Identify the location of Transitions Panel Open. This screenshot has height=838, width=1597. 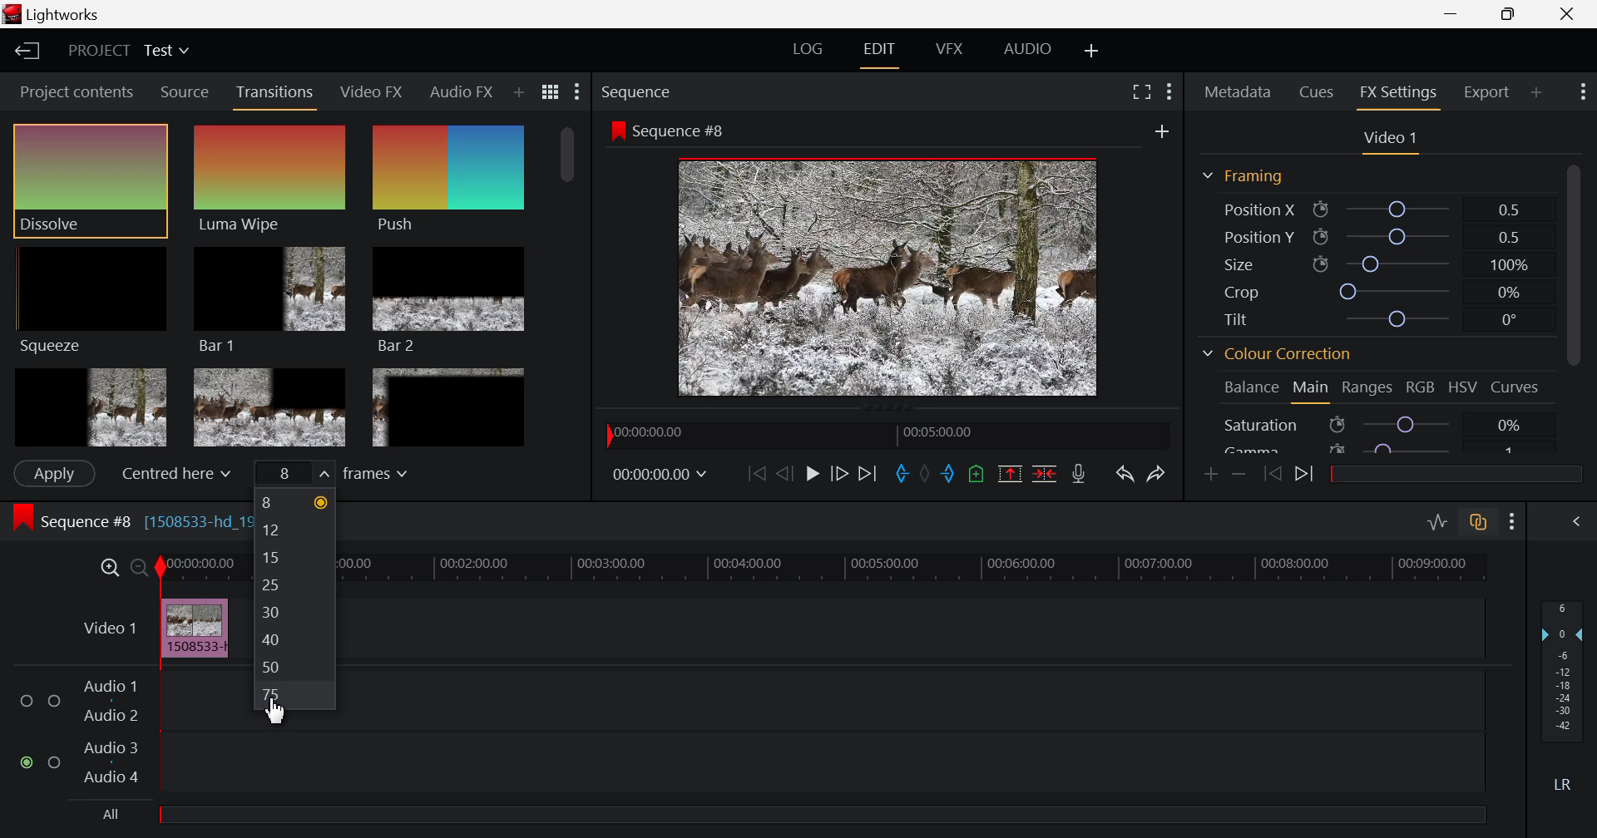
(276, 95).